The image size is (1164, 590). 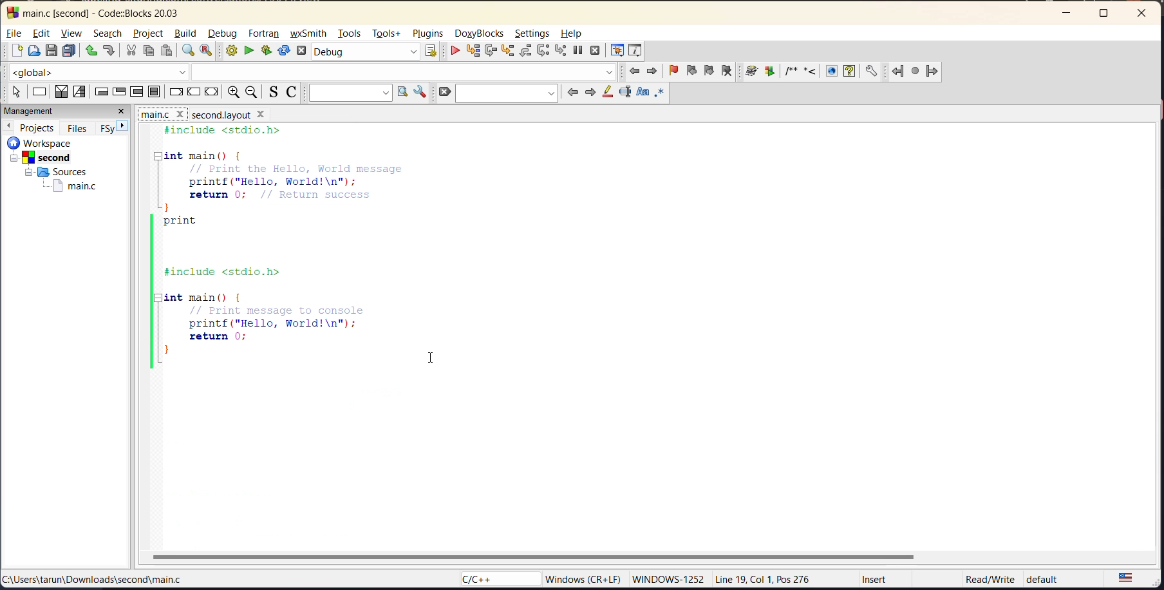 What do you see at coordinates (642, 92) in the screenshot?
I see `match case` at bounding box center [642, 92].